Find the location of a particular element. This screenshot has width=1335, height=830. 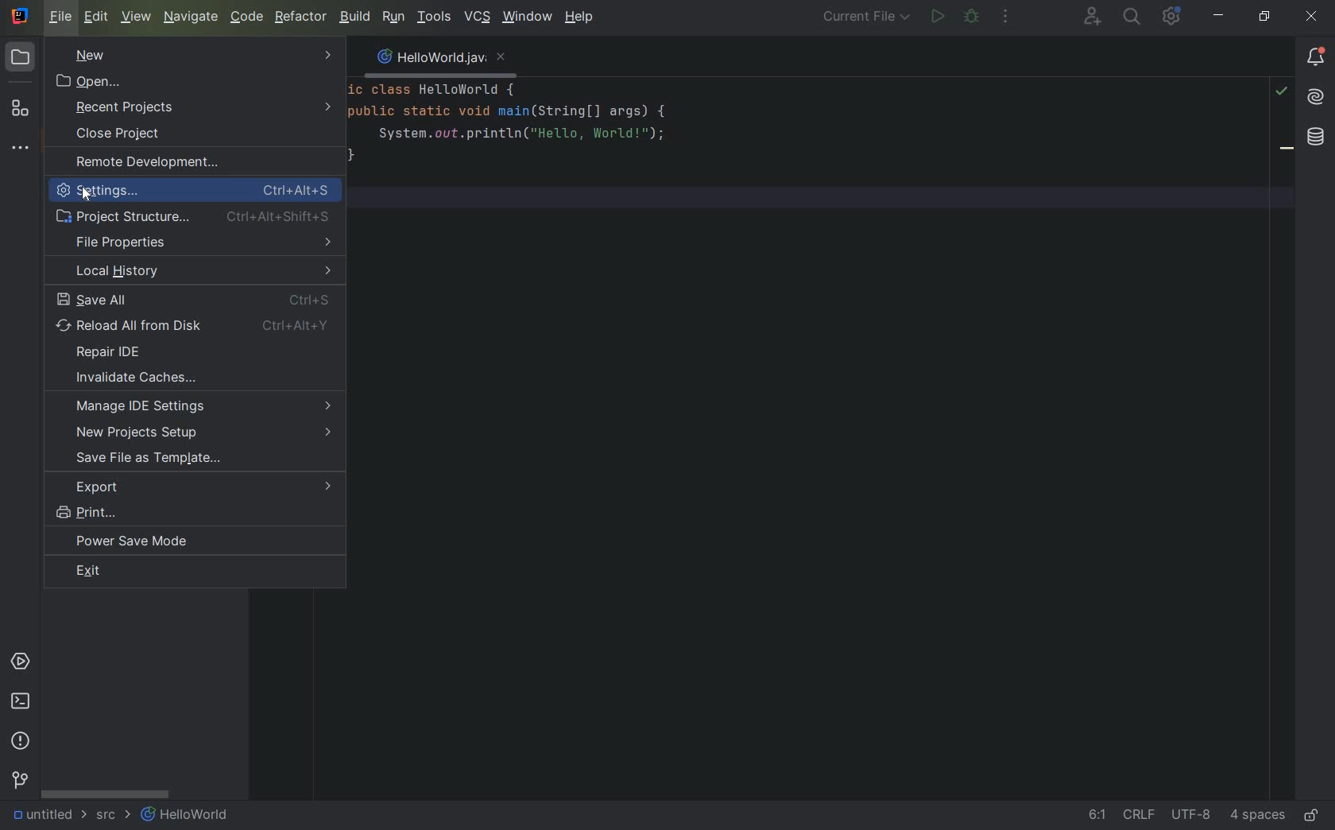

FILE is located at coordinates (62, 17).